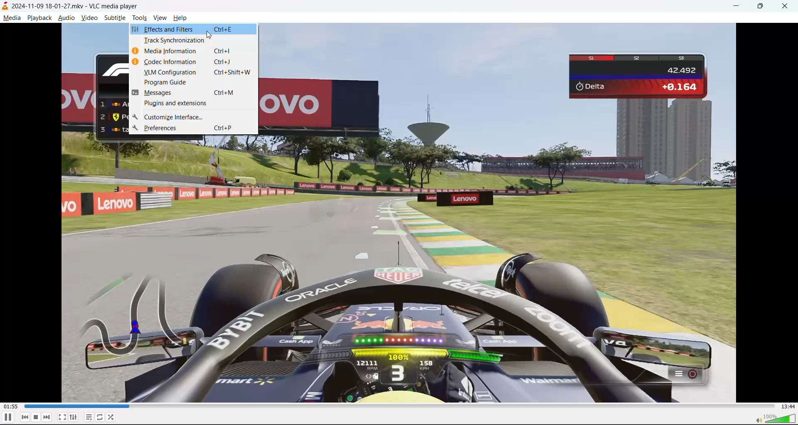 The image size is (798, 425). Describe the element at coordinates (211, 36) in the screenshot. I see `cursor` at that location.